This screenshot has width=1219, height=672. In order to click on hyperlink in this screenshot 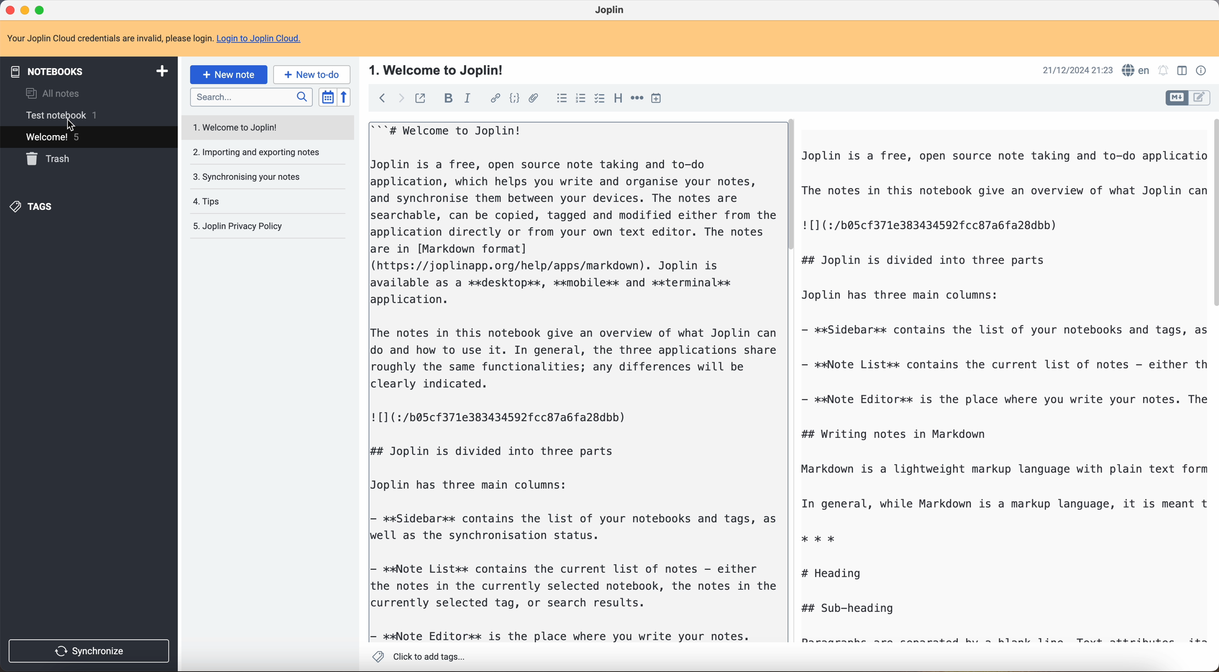, I will do `click(494, 98)`.